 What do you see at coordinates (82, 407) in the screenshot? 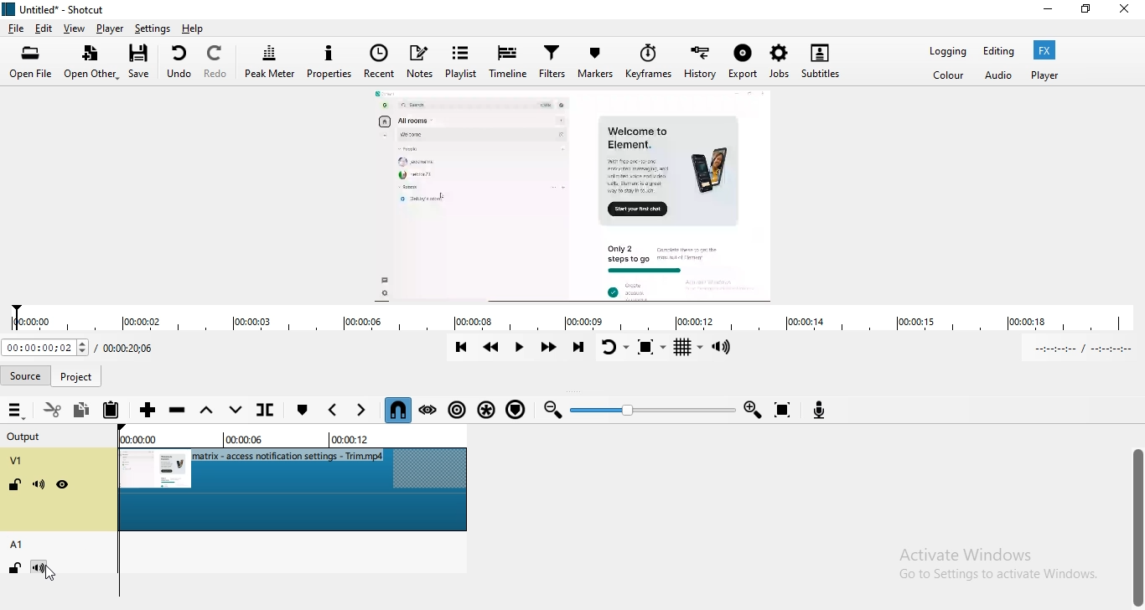
I see `Copy` at bounding box center [82, 407].